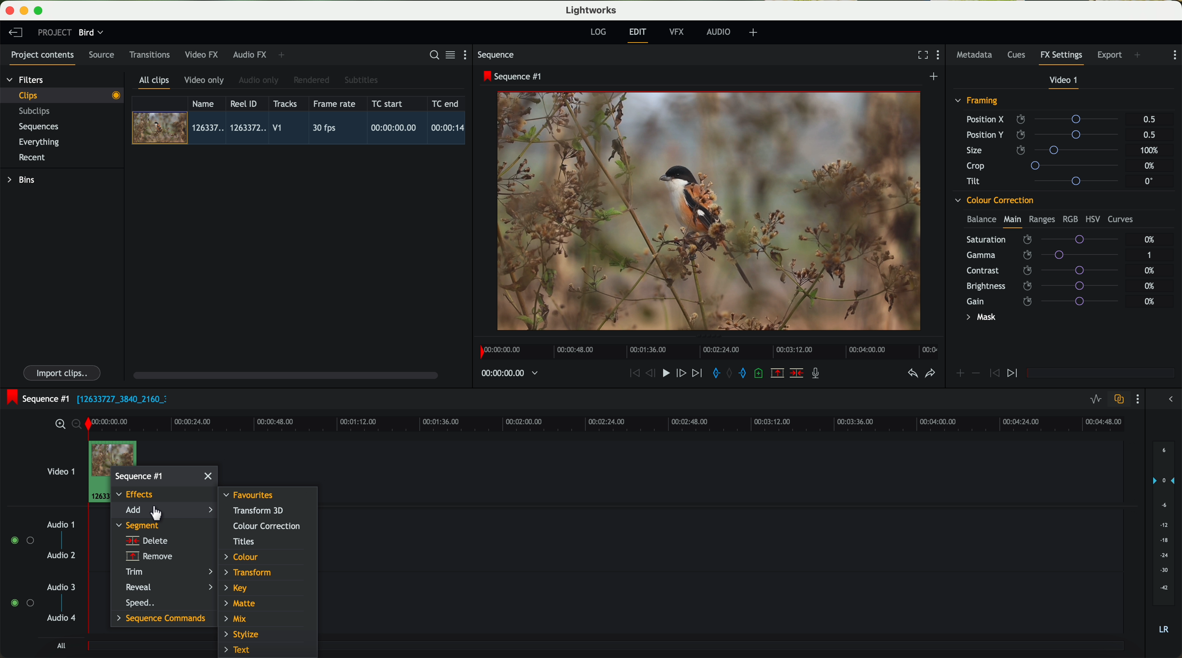 The image size is (1182, 658). What do you see at coordinates (62, 95) in the screenshot?
I see `clips` at bounding box center [62, 95].